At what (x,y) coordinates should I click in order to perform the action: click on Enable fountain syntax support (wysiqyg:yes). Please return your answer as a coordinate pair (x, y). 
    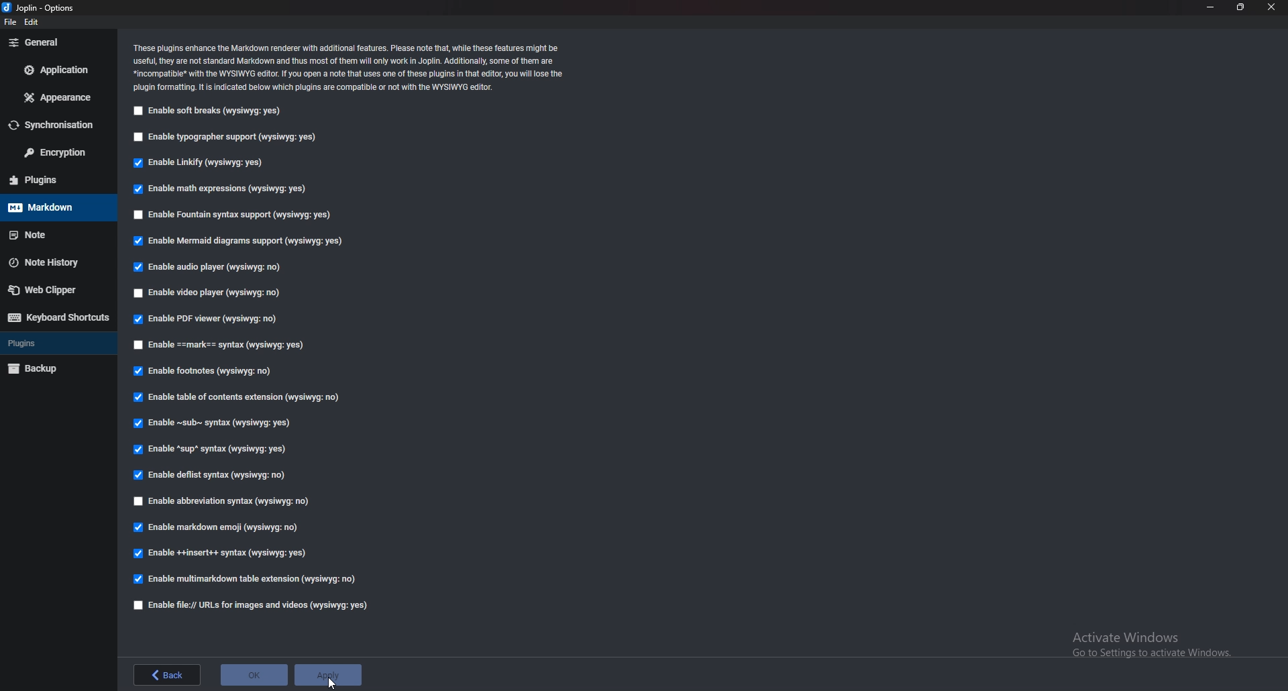
    Looking at the image, I should click on (236, 216).